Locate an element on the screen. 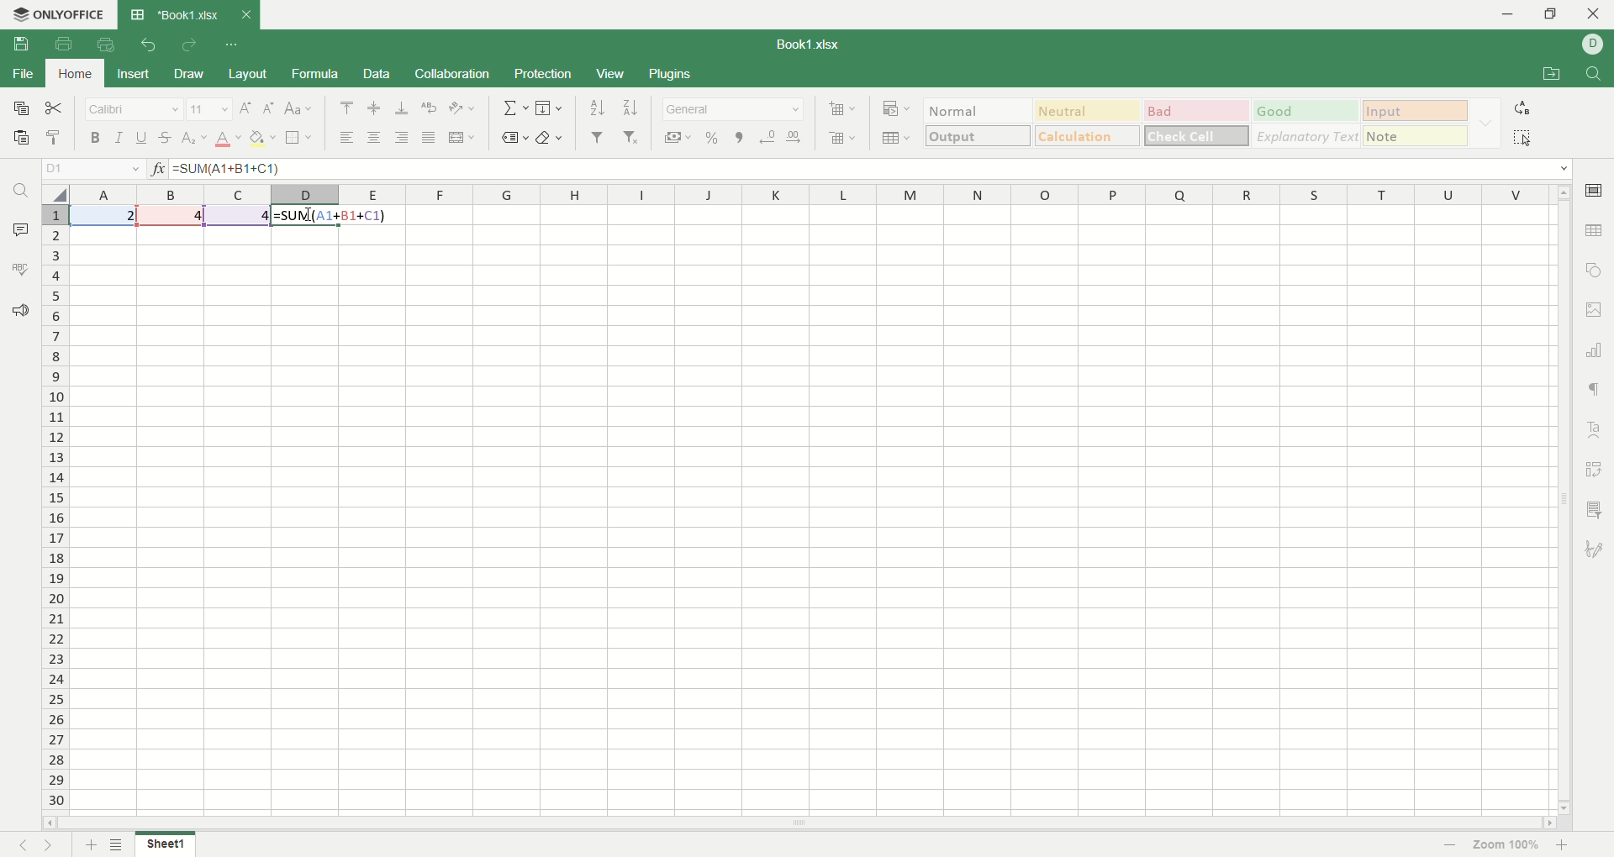 Image resolution: width=1614 pixels, height=857 pixels. align right is located at coordinates (404, 138).